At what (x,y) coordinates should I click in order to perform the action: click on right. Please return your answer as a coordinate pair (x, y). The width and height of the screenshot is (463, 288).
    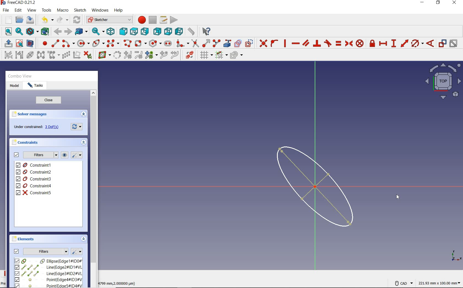
    Looking at the image, I should click on (145, 31).